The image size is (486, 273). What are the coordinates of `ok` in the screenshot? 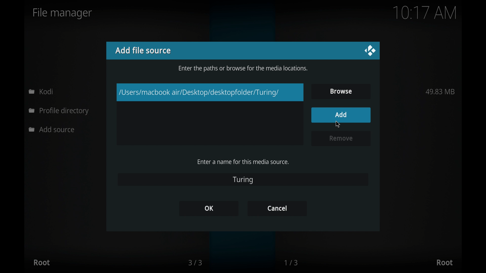 It's located at (209, 208).